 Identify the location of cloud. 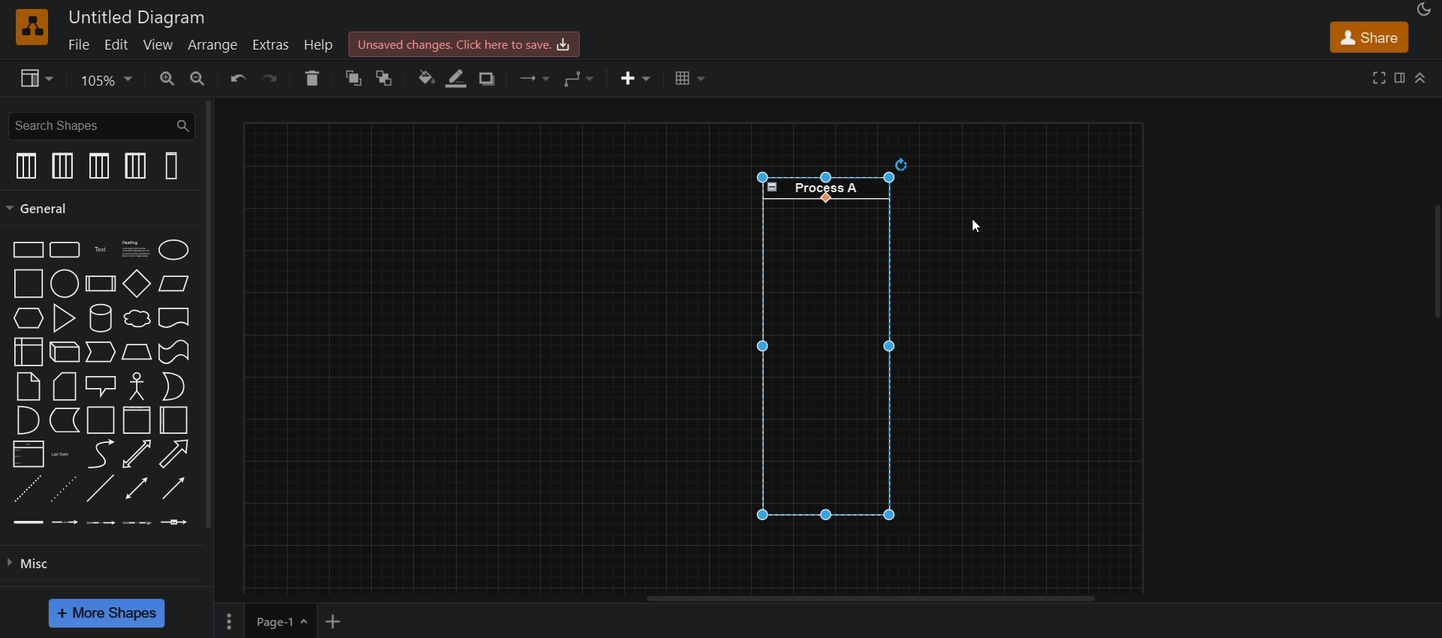
(135, 319).